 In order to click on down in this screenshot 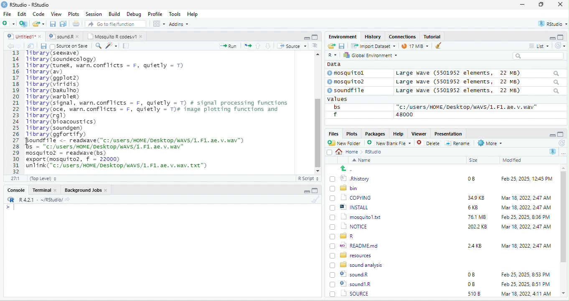, I will do `click(268, 45)`.